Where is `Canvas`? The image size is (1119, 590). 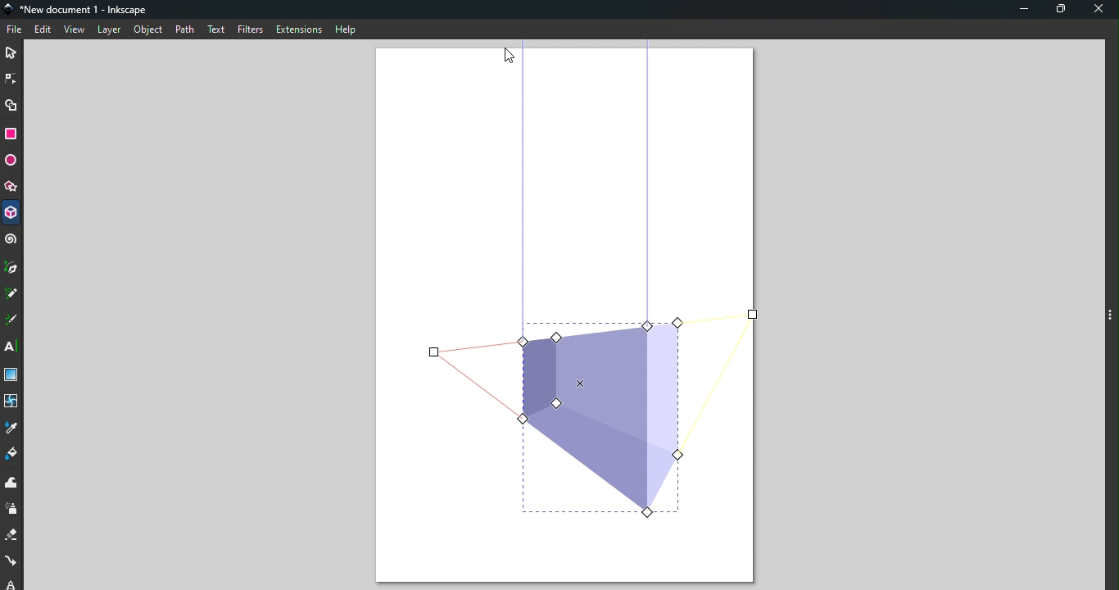
Canvas is located at coordinates (564, 179).